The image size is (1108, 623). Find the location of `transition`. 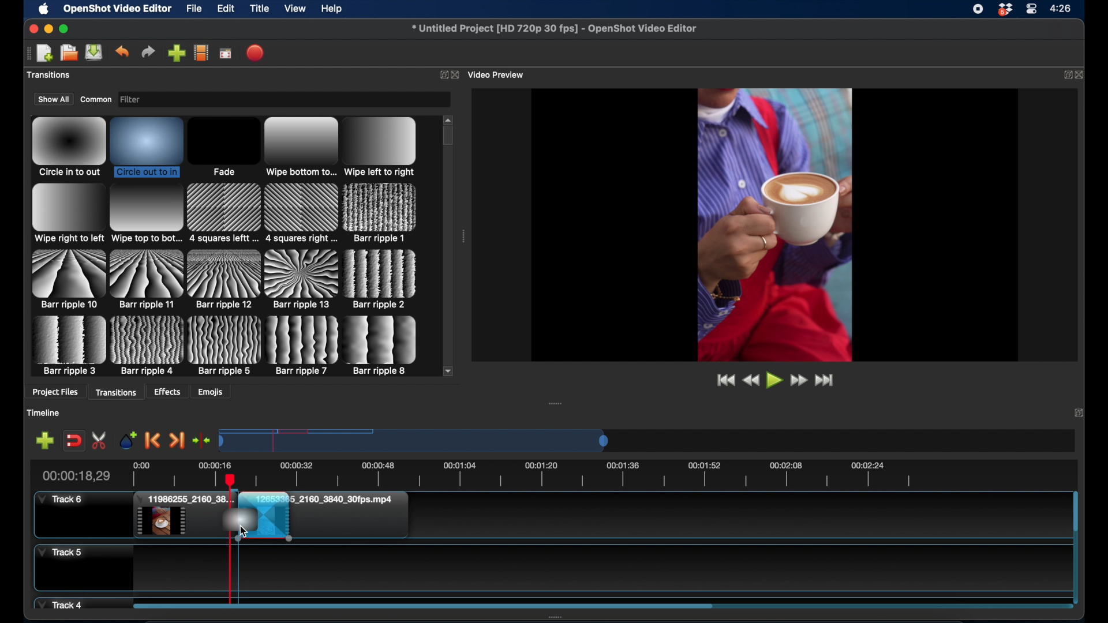

transition is located at coordinates (224, 280).